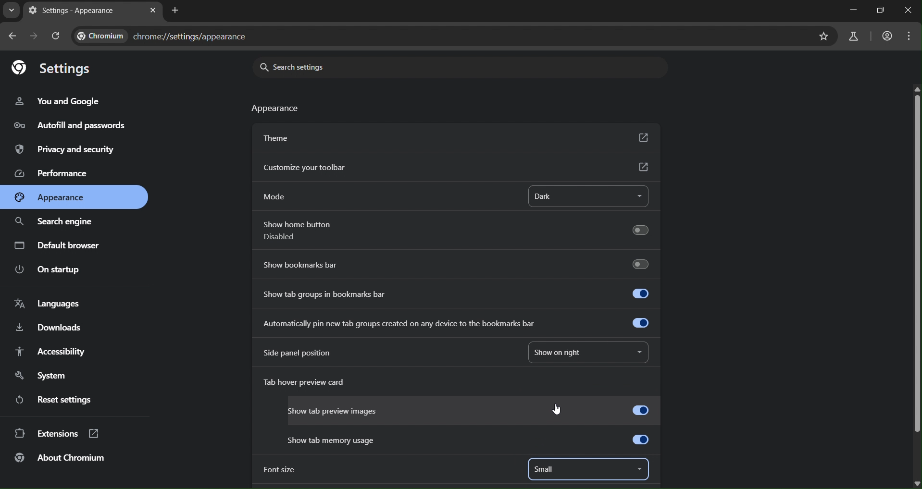  Describe the element at coordinates (572, 195) in the screenshot. I see `dark` at that location.